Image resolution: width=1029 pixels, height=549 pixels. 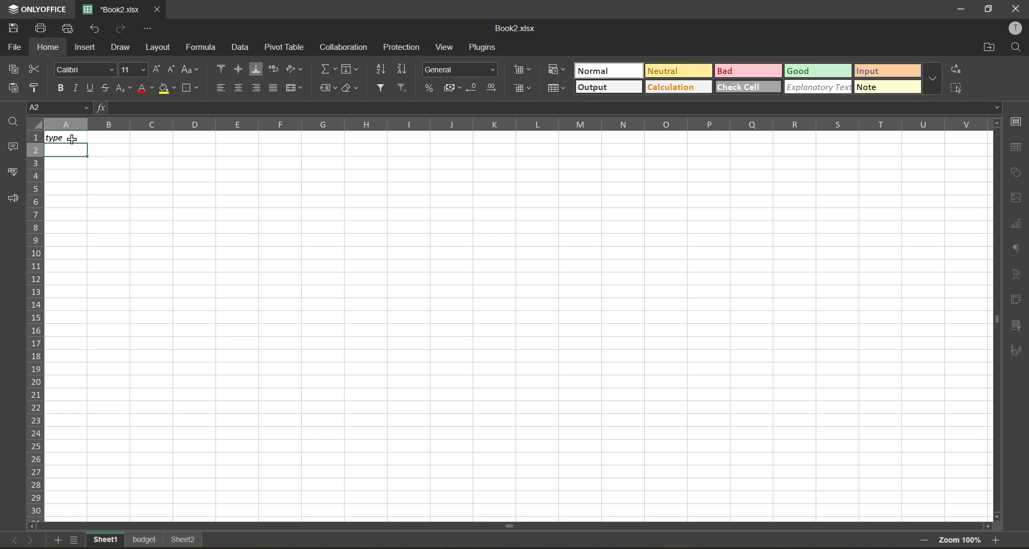 I want to click on output, so click(x=608, y=87).